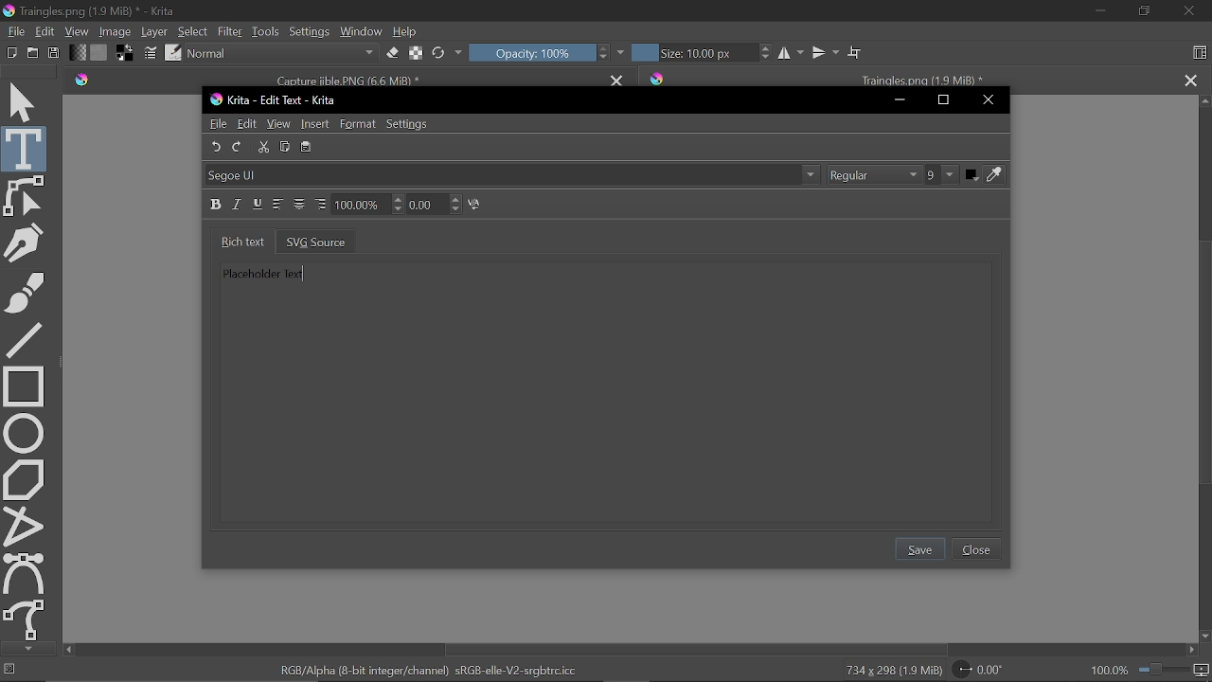 This screenshot has width=1212, height=682. Describe the element at coordinates (263, 31) in the screenshot. I see `tools` at that location.